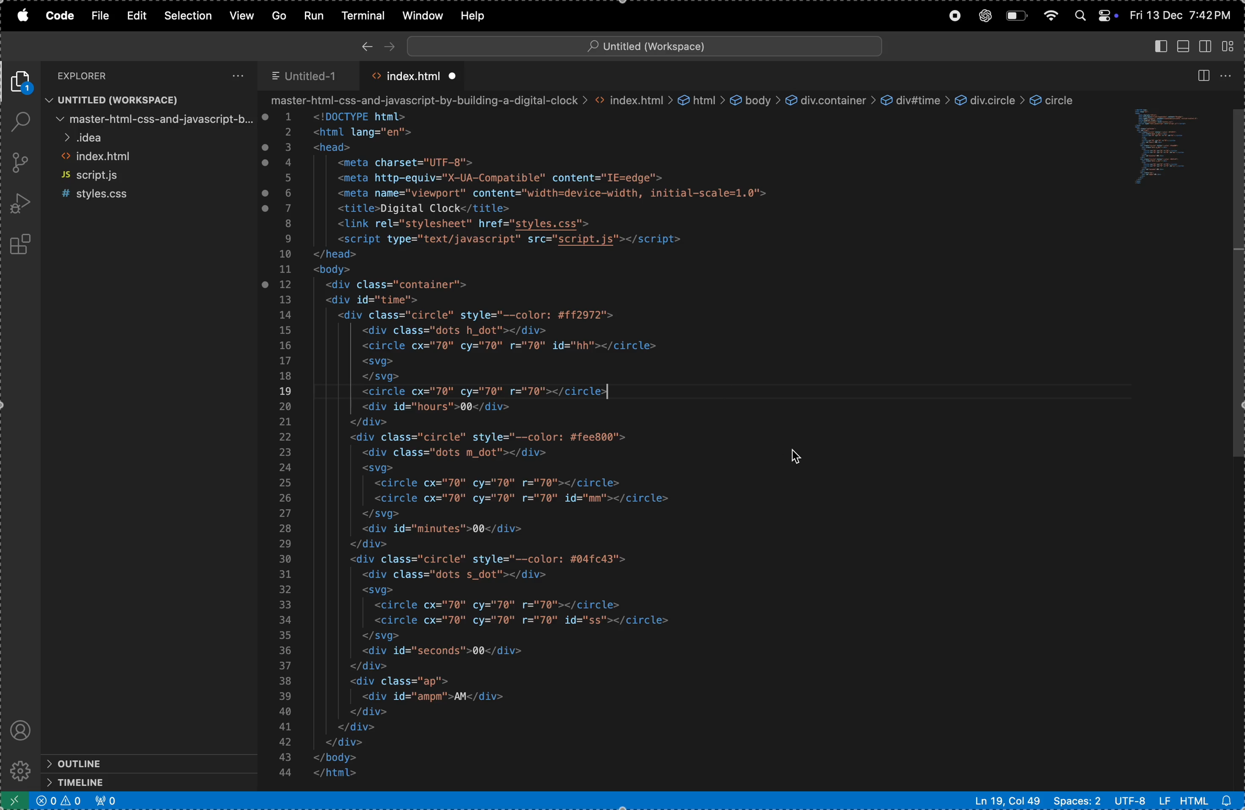  What do you see at coordinates (313, 15) in the screenshot?
I see `run ` at bounding box center [313, 15].